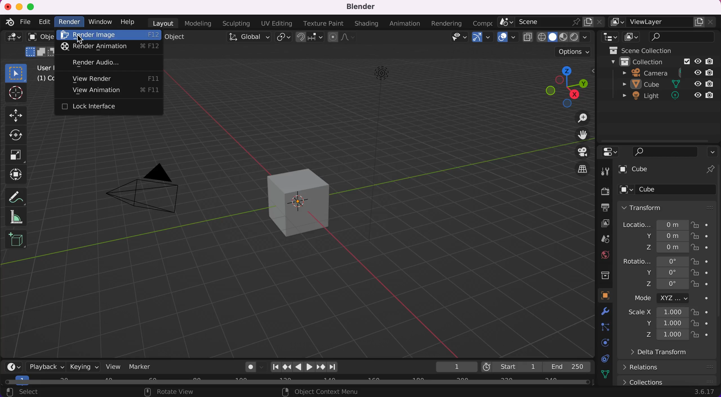 The height and width of the screenshot is (397, 721). Describe the element at coordinates (666, 323) in the screenshot. I see `y 1.000` at that location.